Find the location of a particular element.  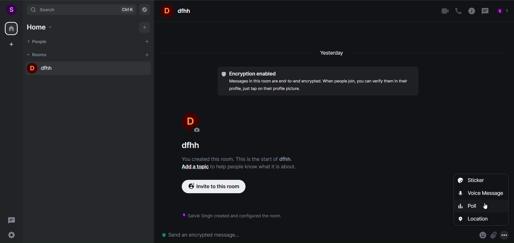

home is located at coordinates (11, 28).